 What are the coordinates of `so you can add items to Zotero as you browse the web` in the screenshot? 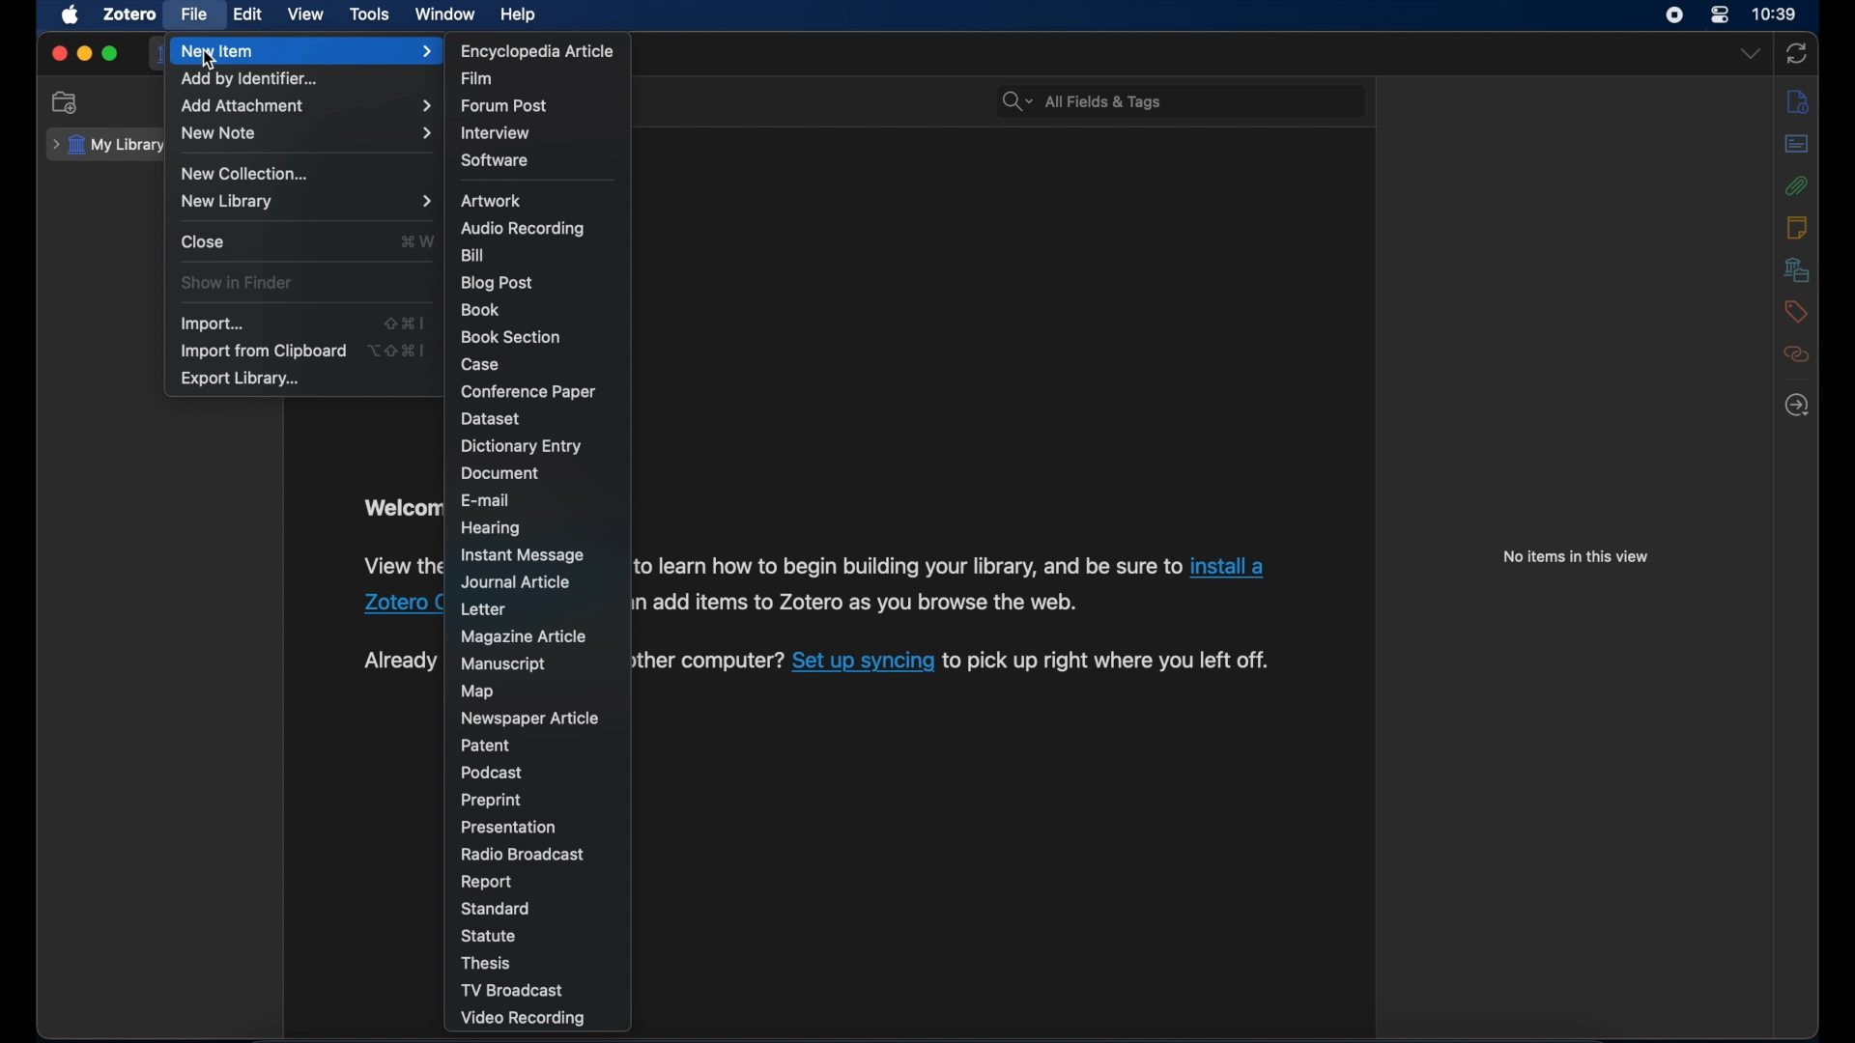 It's located at (860, 602).